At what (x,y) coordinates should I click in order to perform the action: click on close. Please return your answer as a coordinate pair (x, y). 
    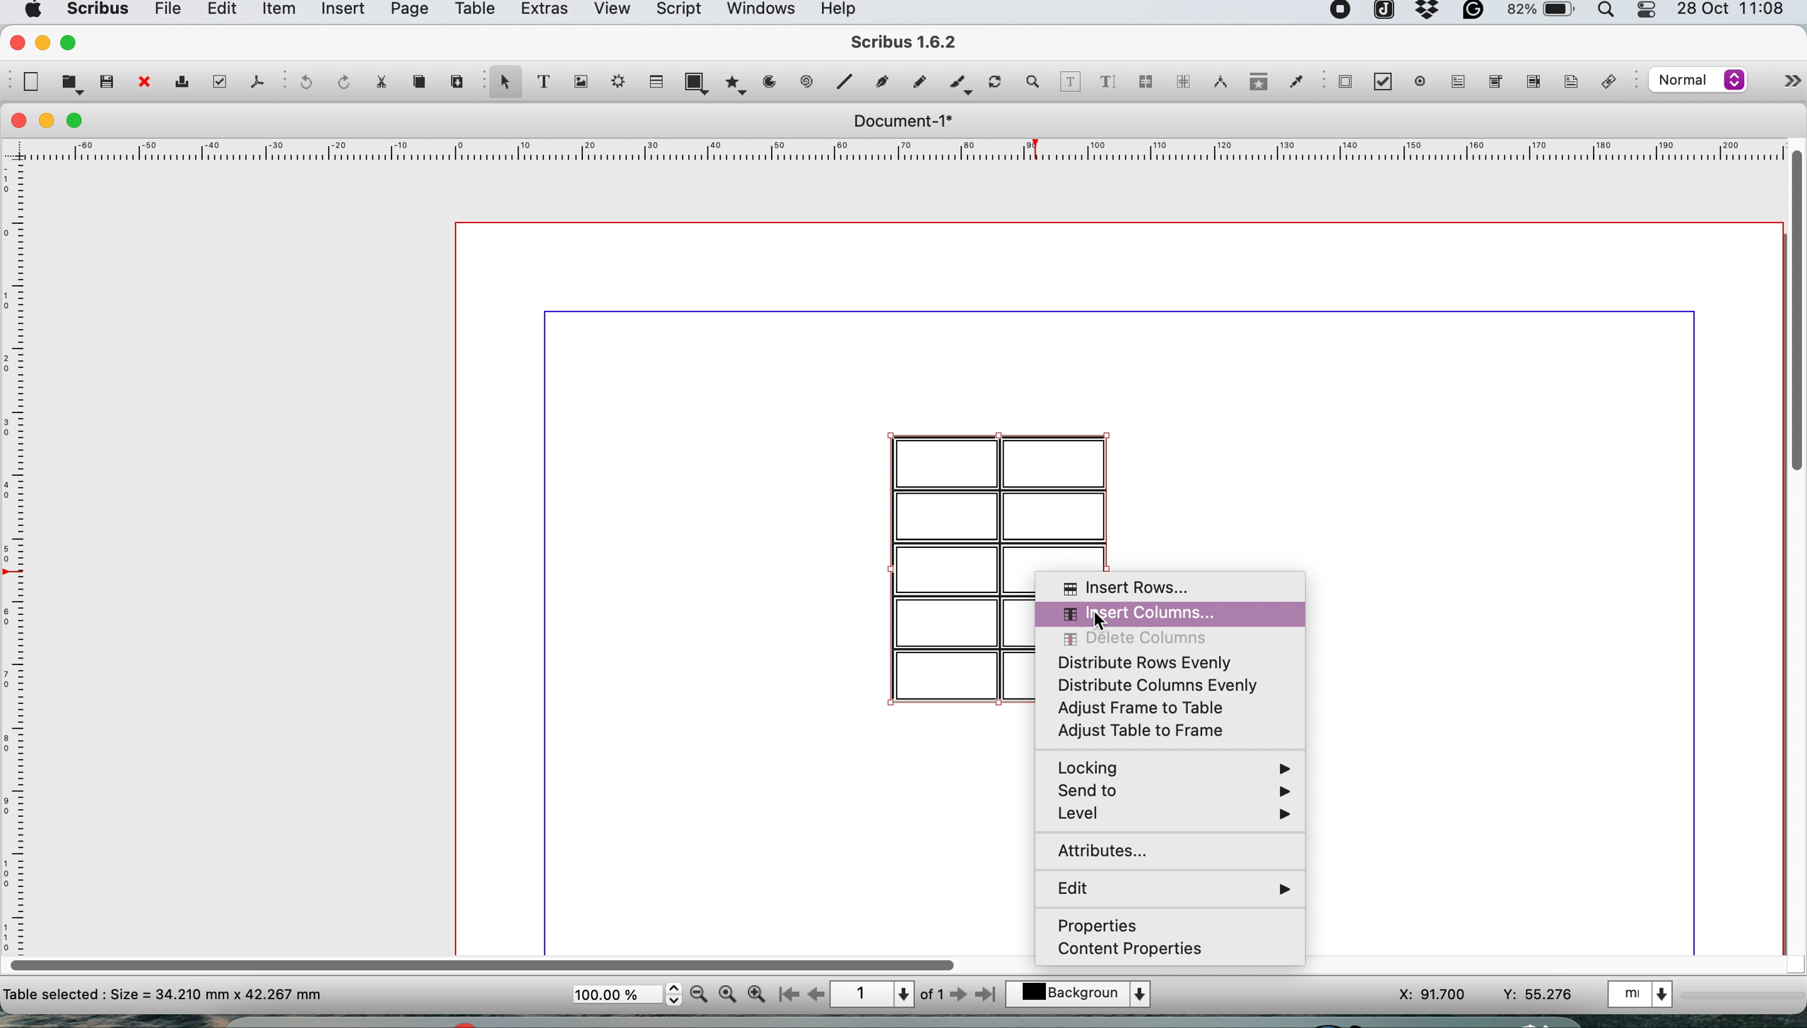
    Looking at the image, I should click on (16, 121).